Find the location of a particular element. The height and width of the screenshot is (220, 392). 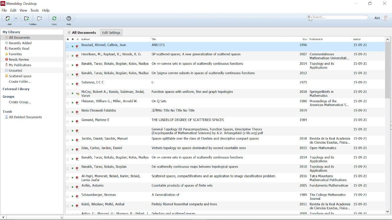

Add to favorite is located at coordinates (68, 93).